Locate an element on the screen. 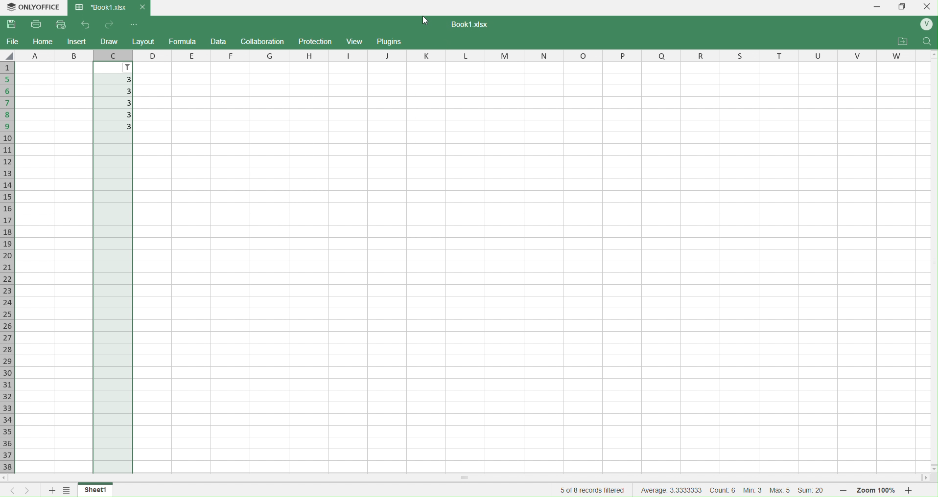 The width and height of the screenshot is (938, 497). Customize Quick access toolbar is located at coordinates (134, 25).